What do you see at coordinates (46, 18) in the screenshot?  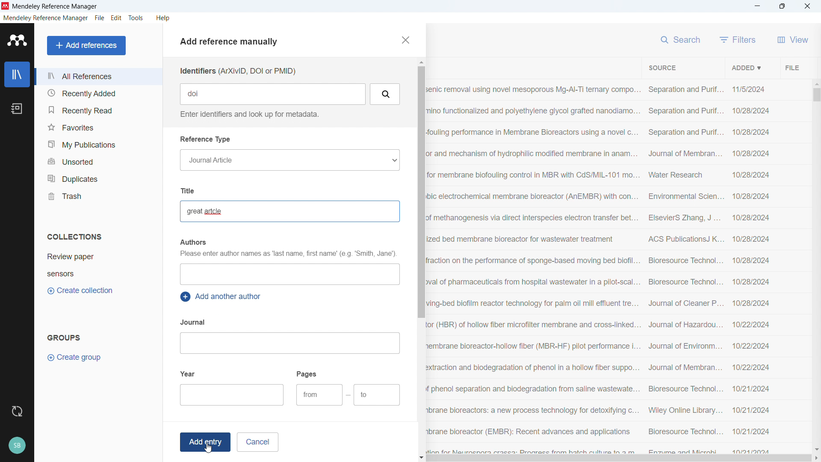 I see `Mendeley reference manager ` at bounding box center [46, 18].